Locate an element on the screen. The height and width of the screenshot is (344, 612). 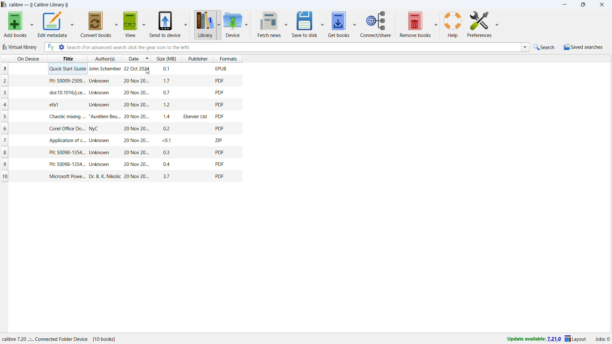
advanced search is located at coordinates (61, 47).